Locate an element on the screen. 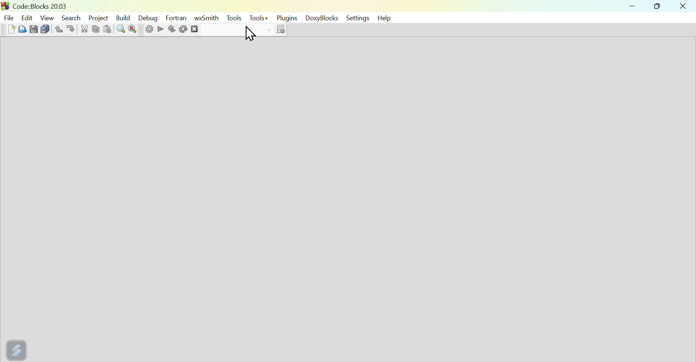 This screenshot has height=362, width=696. project is located at coordinates (98, 17).